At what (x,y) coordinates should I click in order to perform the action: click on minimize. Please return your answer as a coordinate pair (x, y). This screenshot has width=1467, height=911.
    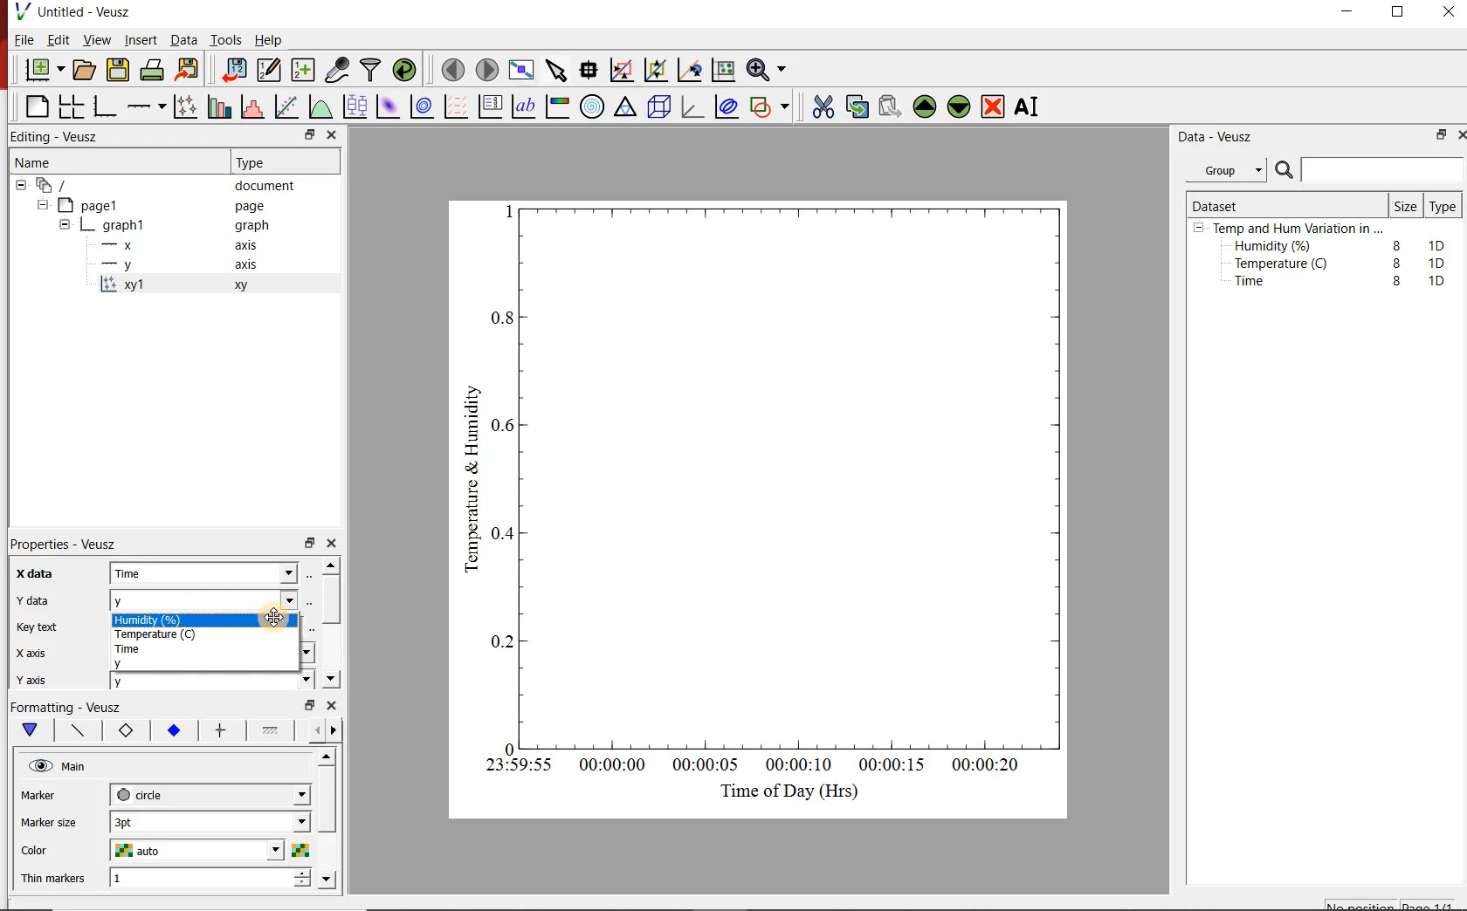
    Looking at the image, I should click on (1353, 12).